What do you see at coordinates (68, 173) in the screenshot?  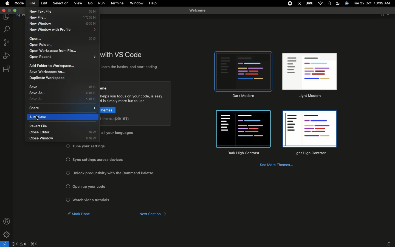 I see `Checkbox` at bounding box center [68, 173].